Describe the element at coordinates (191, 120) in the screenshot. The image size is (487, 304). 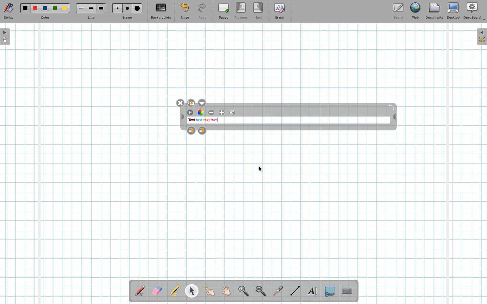
I see `text` at that location.